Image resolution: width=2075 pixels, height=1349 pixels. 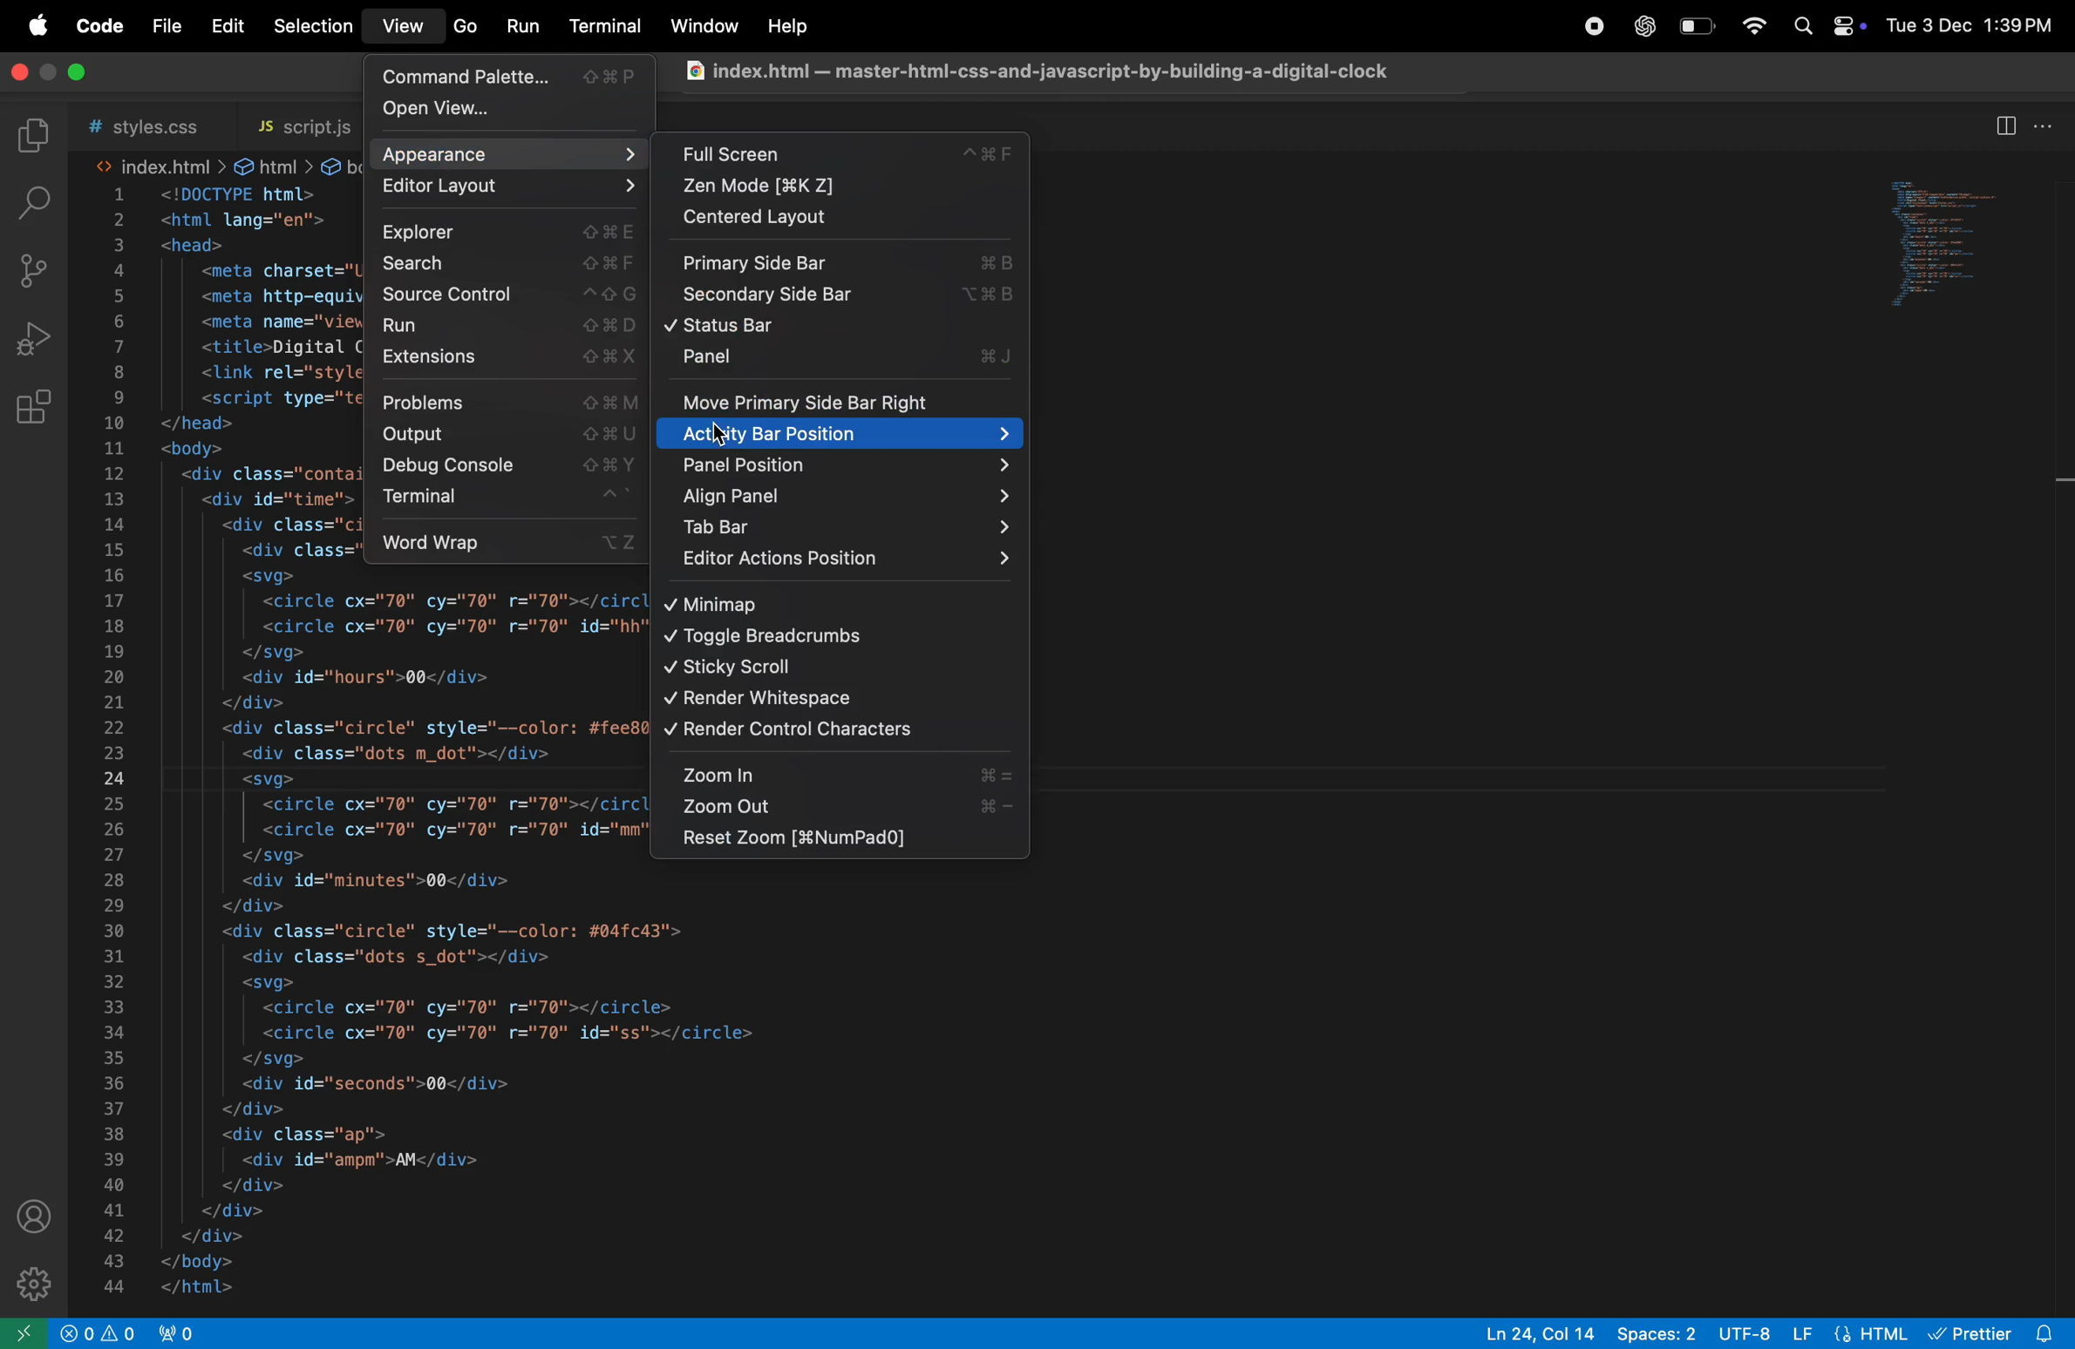 I want to click on selection, so click(x=308, y=25).